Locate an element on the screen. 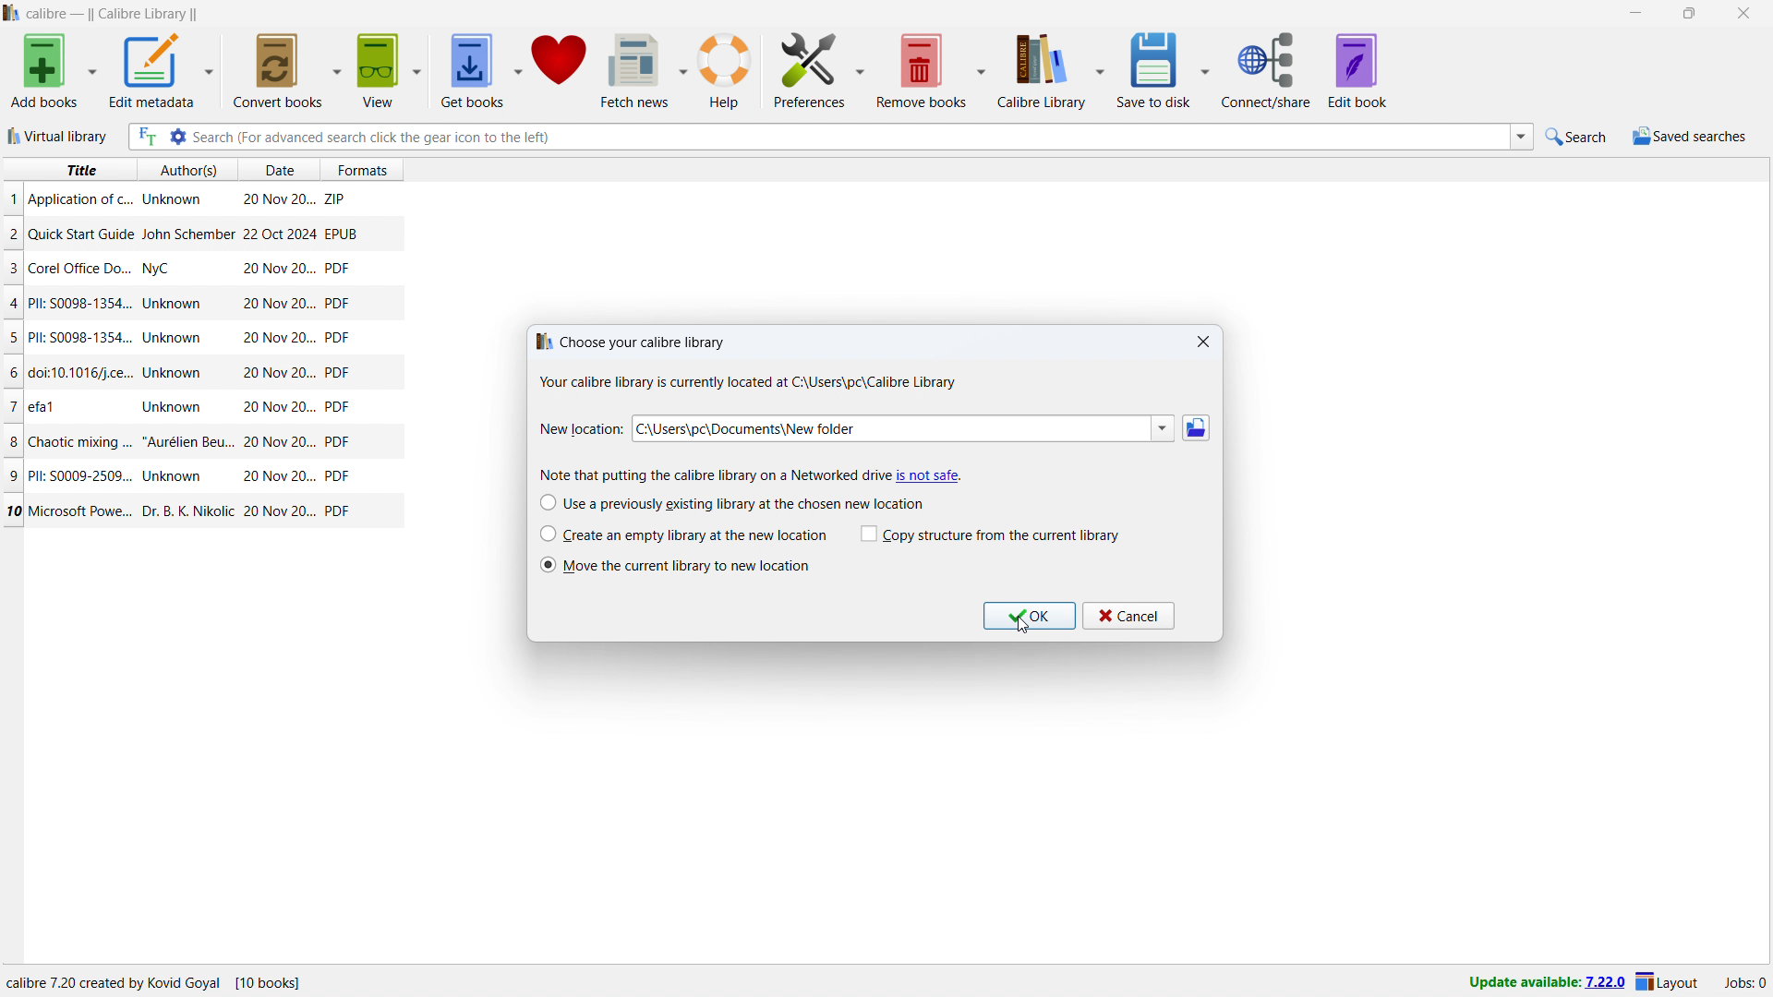  update is located at coordinates (1546, 983).